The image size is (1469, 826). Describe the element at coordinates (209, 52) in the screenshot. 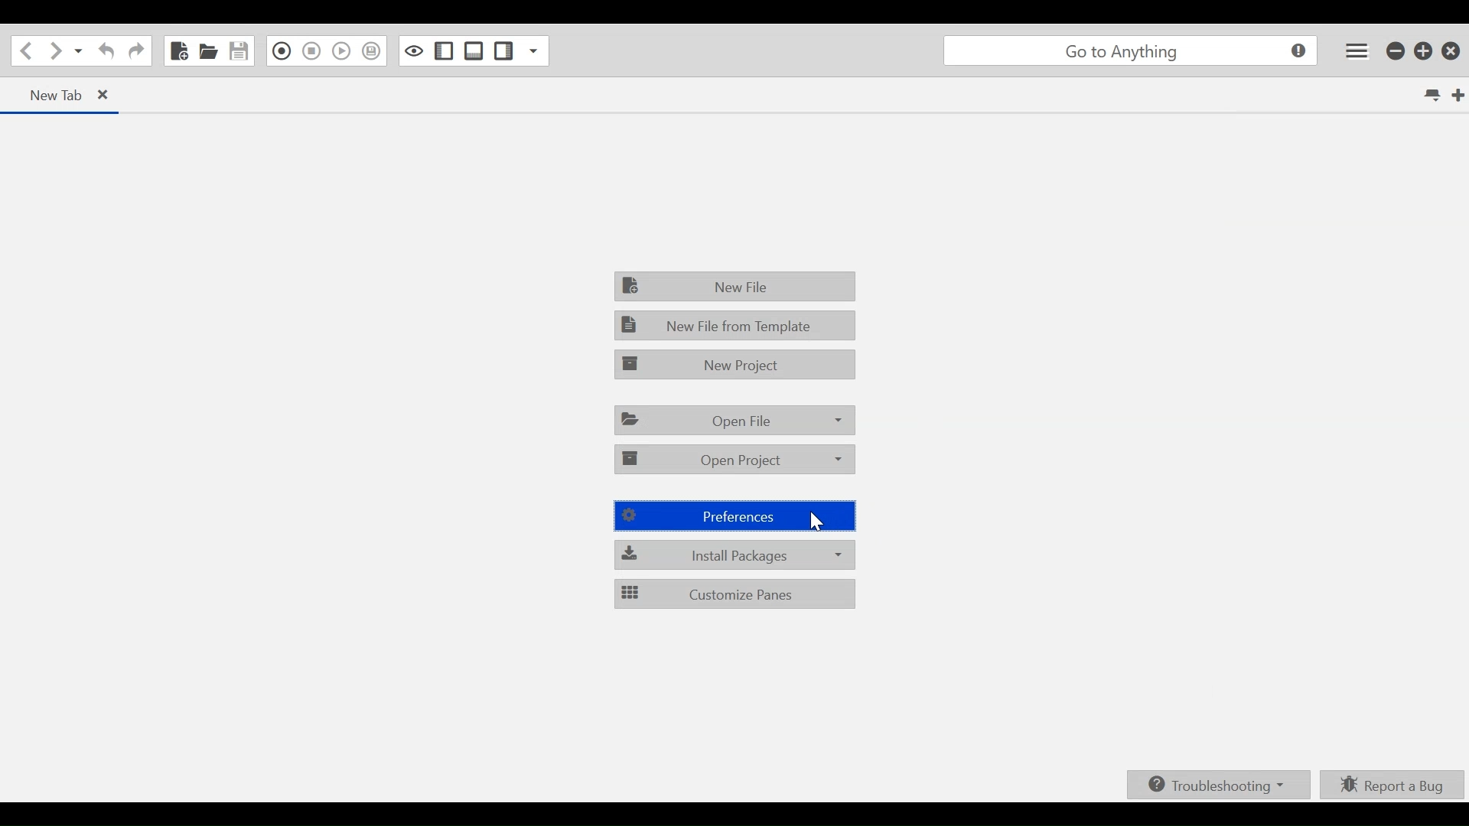

I see `Open File` at that location.